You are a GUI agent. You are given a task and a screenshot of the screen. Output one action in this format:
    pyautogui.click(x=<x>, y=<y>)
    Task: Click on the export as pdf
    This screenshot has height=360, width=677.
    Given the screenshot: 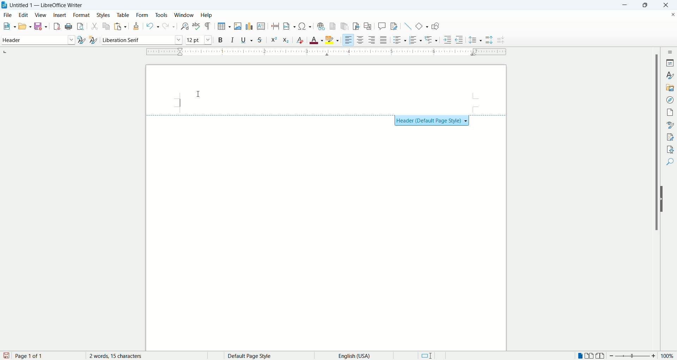 What is the action you would take?
    pyautogui.click(x=56, y=26)
    